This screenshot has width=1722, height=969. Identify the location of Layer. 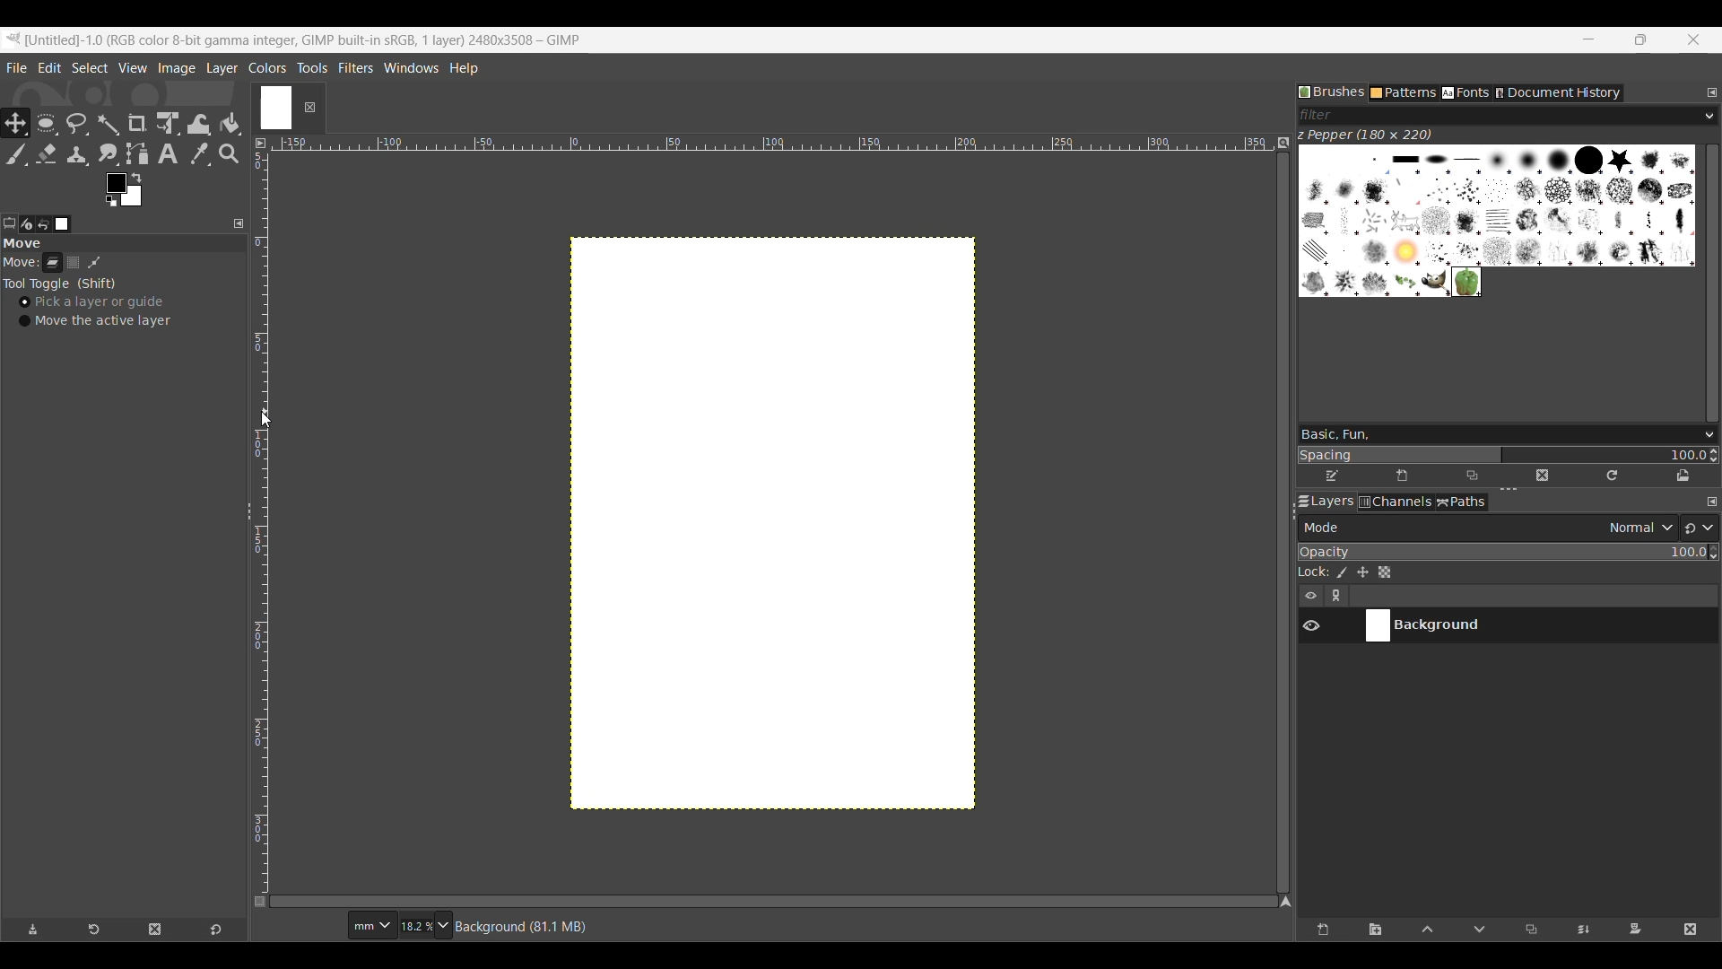
(53, 266).